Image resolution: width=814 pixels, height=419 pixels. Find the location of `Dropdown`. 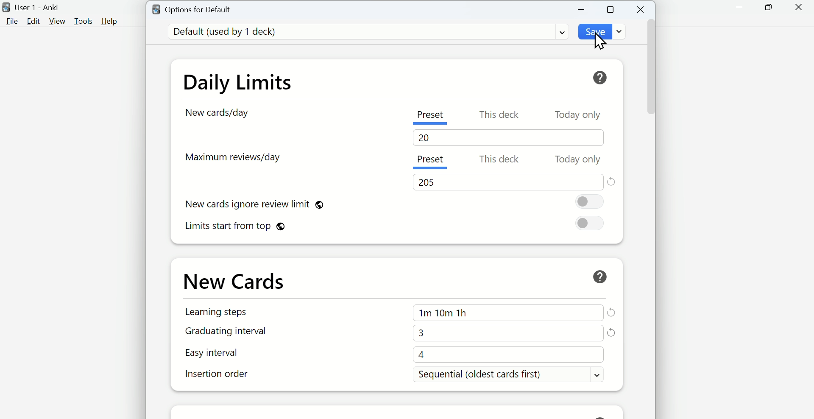

Dropdown is located at coordinates (623, 30).